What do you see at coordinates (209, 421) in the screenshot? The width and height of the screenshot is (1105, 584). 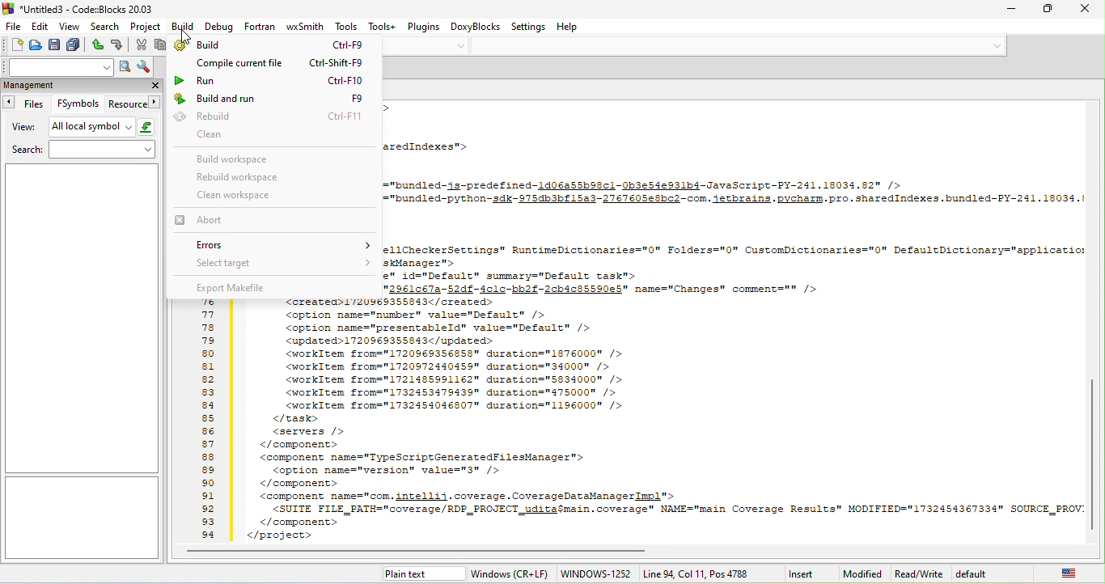 I see `Numbers` at bounding box center [209, 421].